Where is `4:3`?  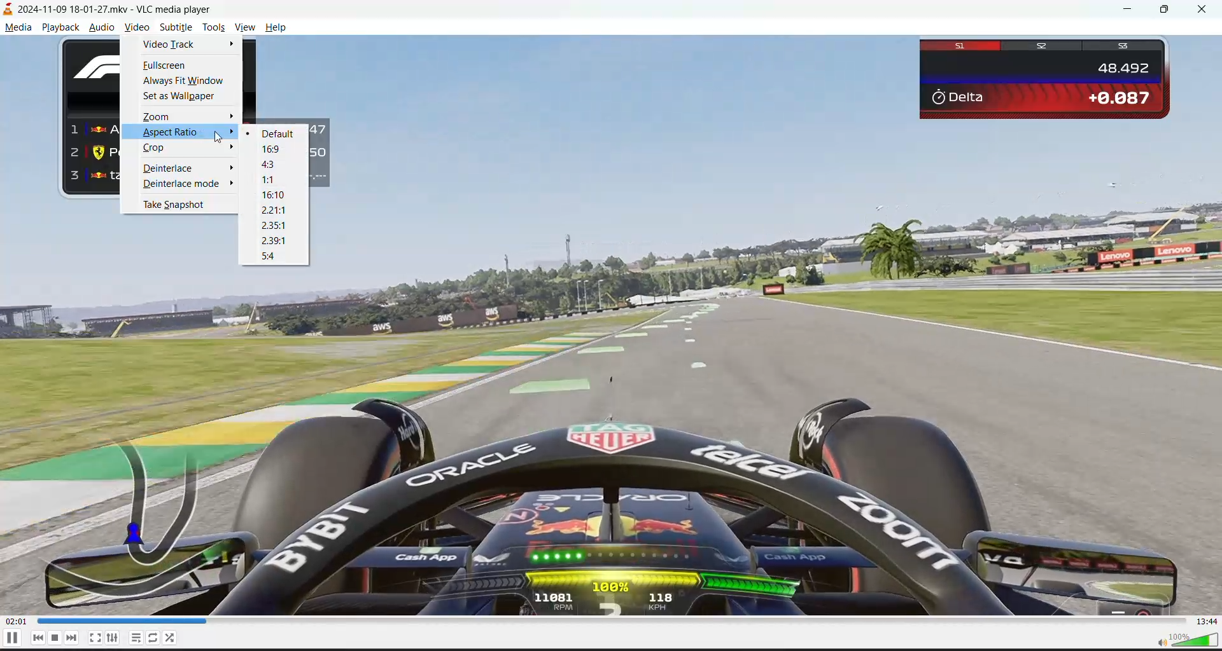 4:3 is located at coordinates (272, 165).